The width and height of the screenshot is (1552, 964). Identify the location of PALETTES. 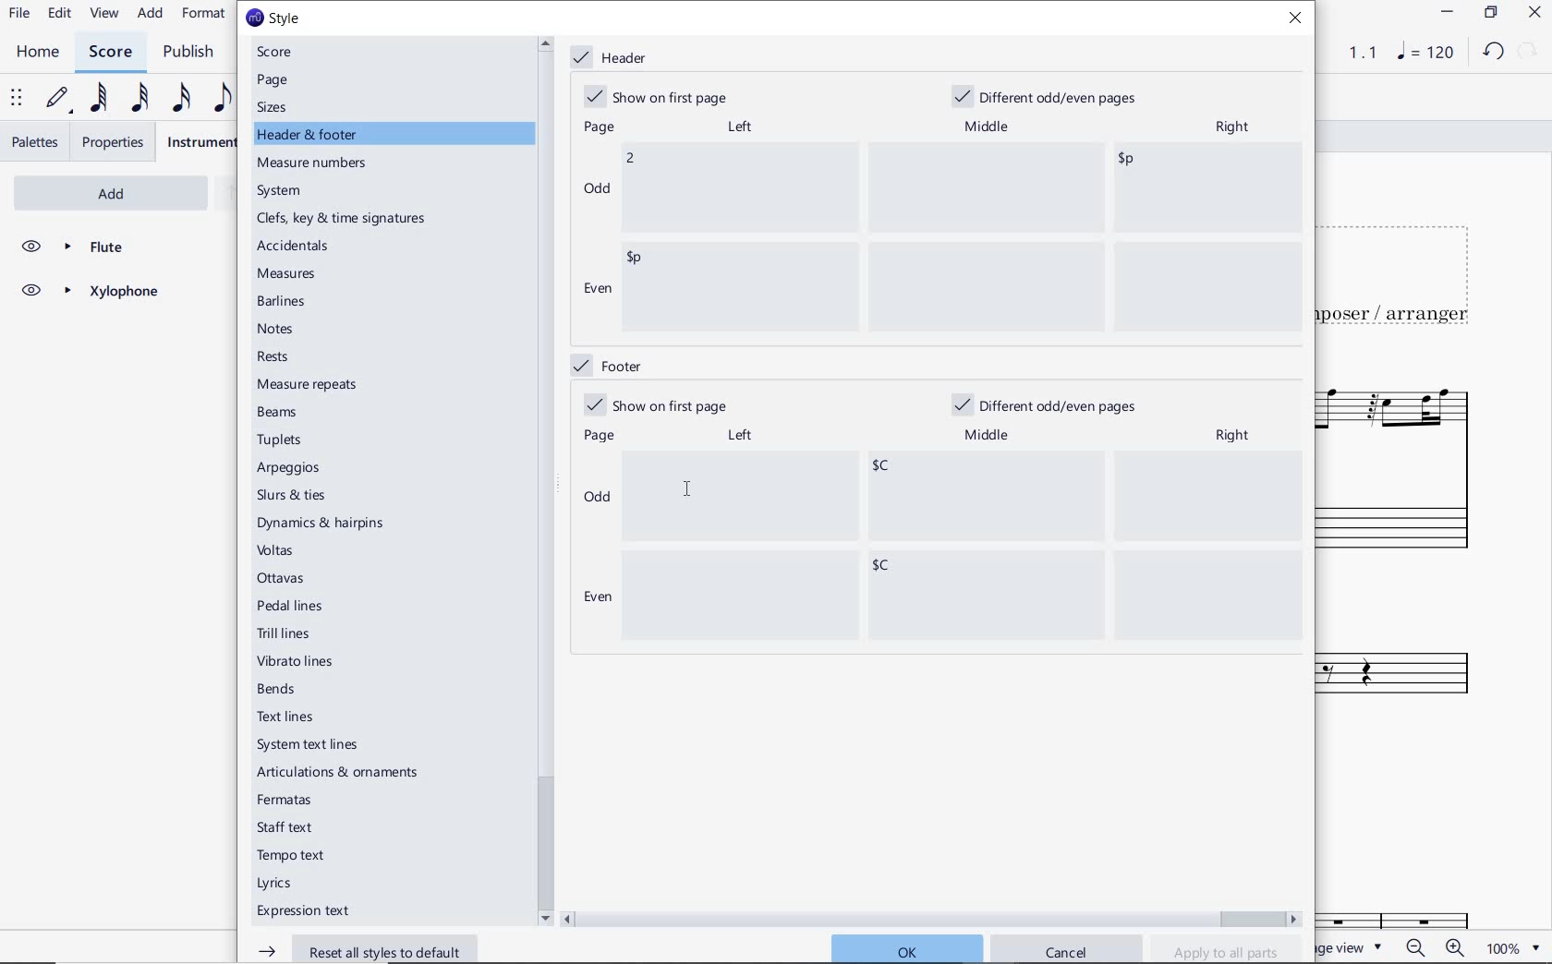
(33, 142).